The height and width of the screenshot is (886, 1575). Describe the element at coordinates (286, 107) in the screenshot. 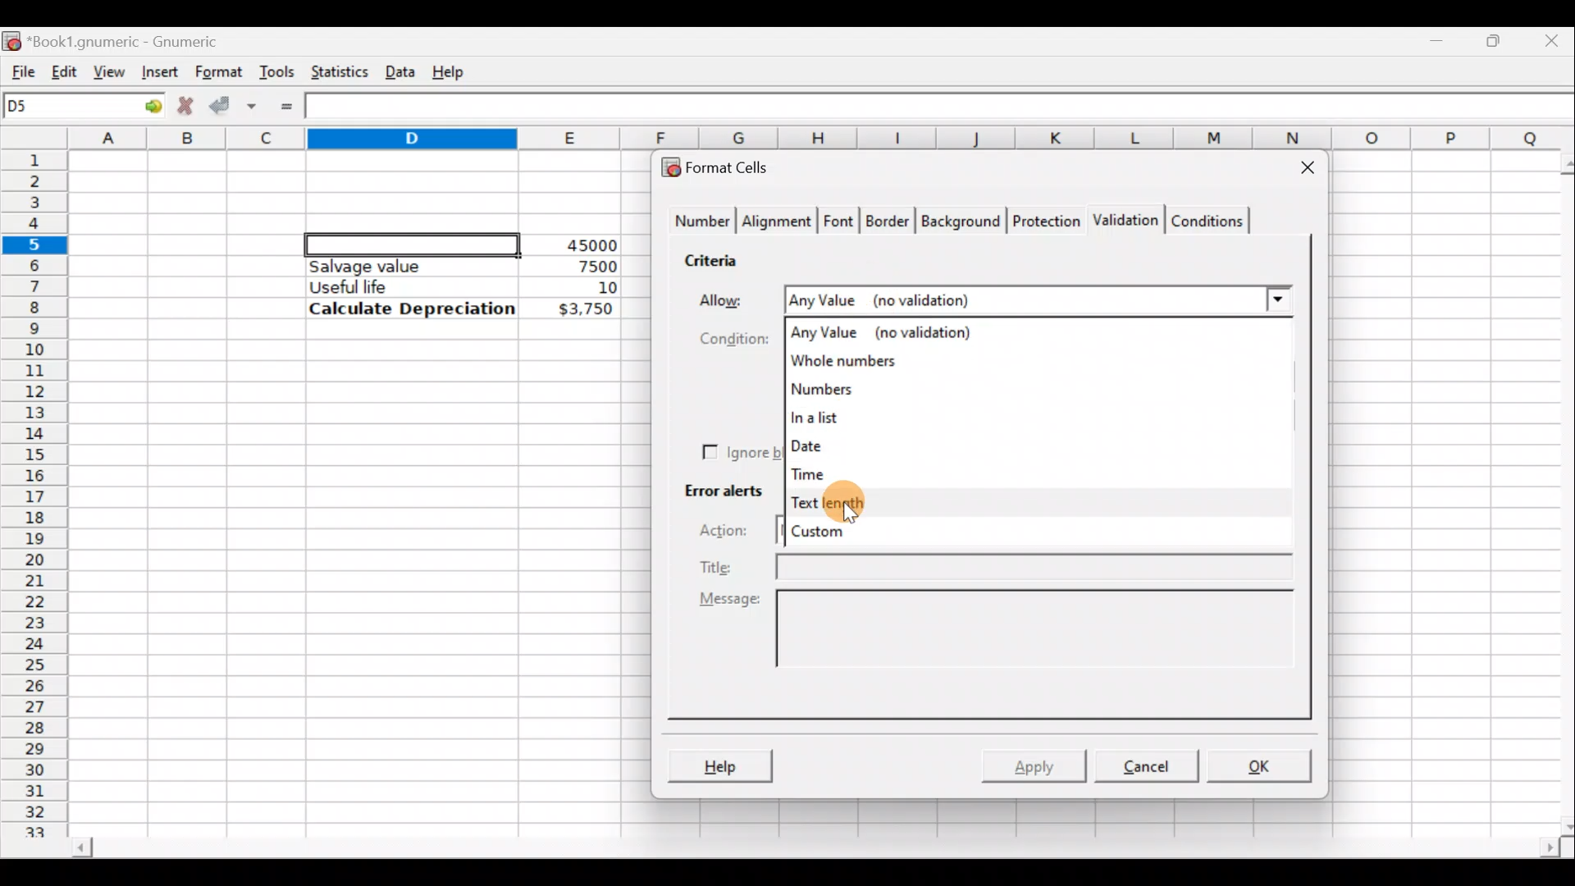

I see `Enter formula` at that location.